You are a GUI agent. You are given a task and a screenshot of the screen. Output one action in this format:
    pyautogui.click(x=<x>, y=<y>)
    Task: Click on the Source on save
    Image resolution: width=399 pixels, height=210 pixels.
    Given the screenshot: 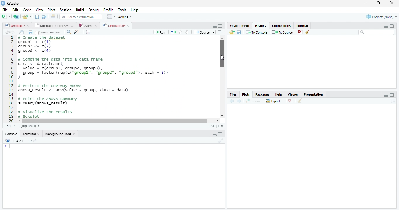 What is the action you would take?
    pyautogui.click(x=49, y=32)
    